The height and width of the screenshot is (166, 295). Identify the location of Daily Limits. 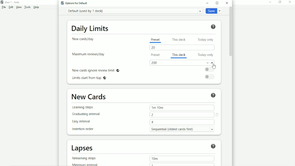
(90, 28).